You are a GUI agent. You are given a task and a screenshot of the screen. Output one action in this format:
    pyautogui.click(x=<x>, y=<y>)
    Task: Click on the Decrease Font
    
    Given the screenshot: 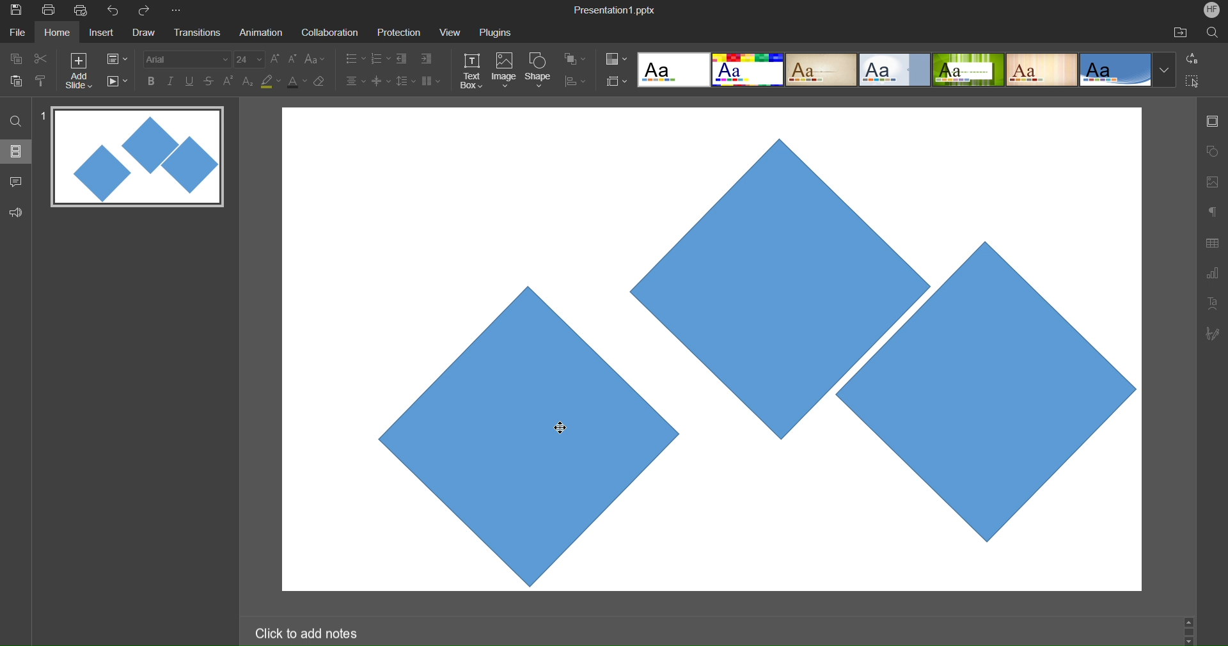 What is the action you would take?
    pyautogui.click(x=293, y=58)
    